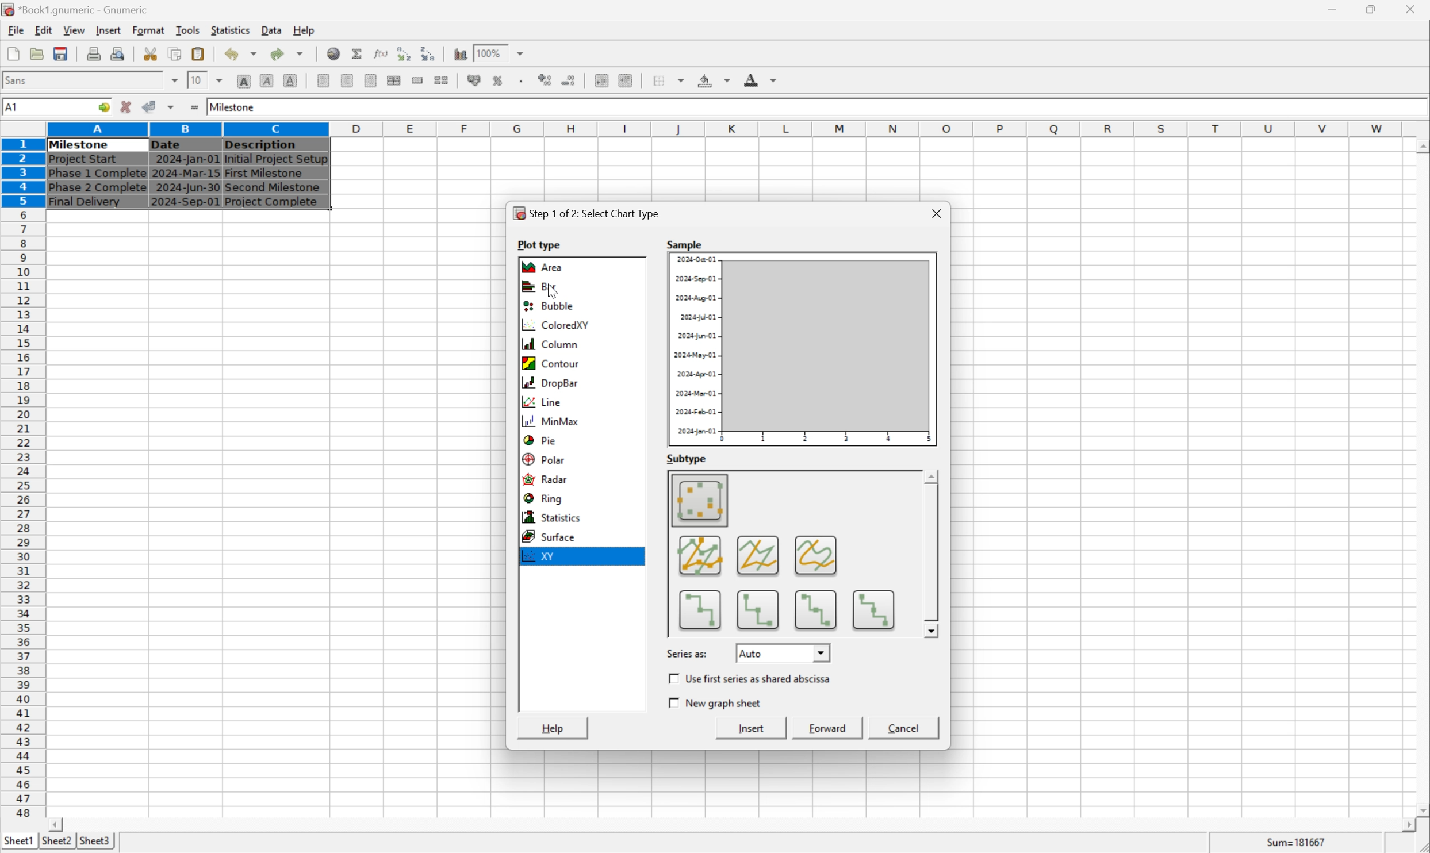 The height and width of the screenshot is (853, 1430). What do you see at coordinates (401, 53) in the screenshot?
I see `Sort the selected region in increasing order based on the first column selected` at bounding box center [401, 53].